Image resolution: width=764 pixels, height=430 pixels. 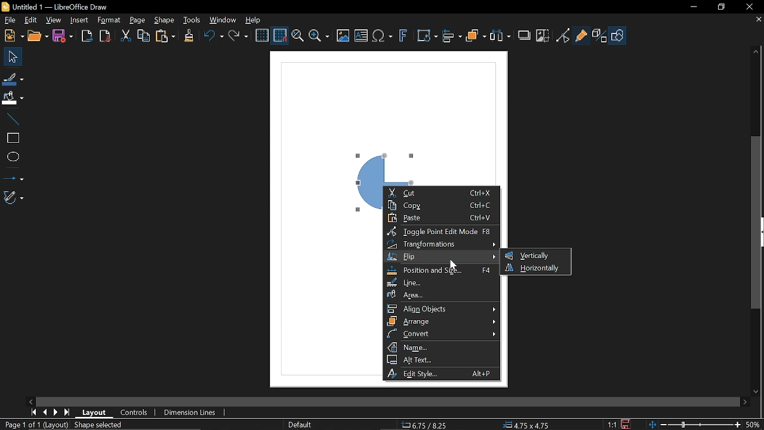 I want to click on Cut, so click(x=127, y=36).